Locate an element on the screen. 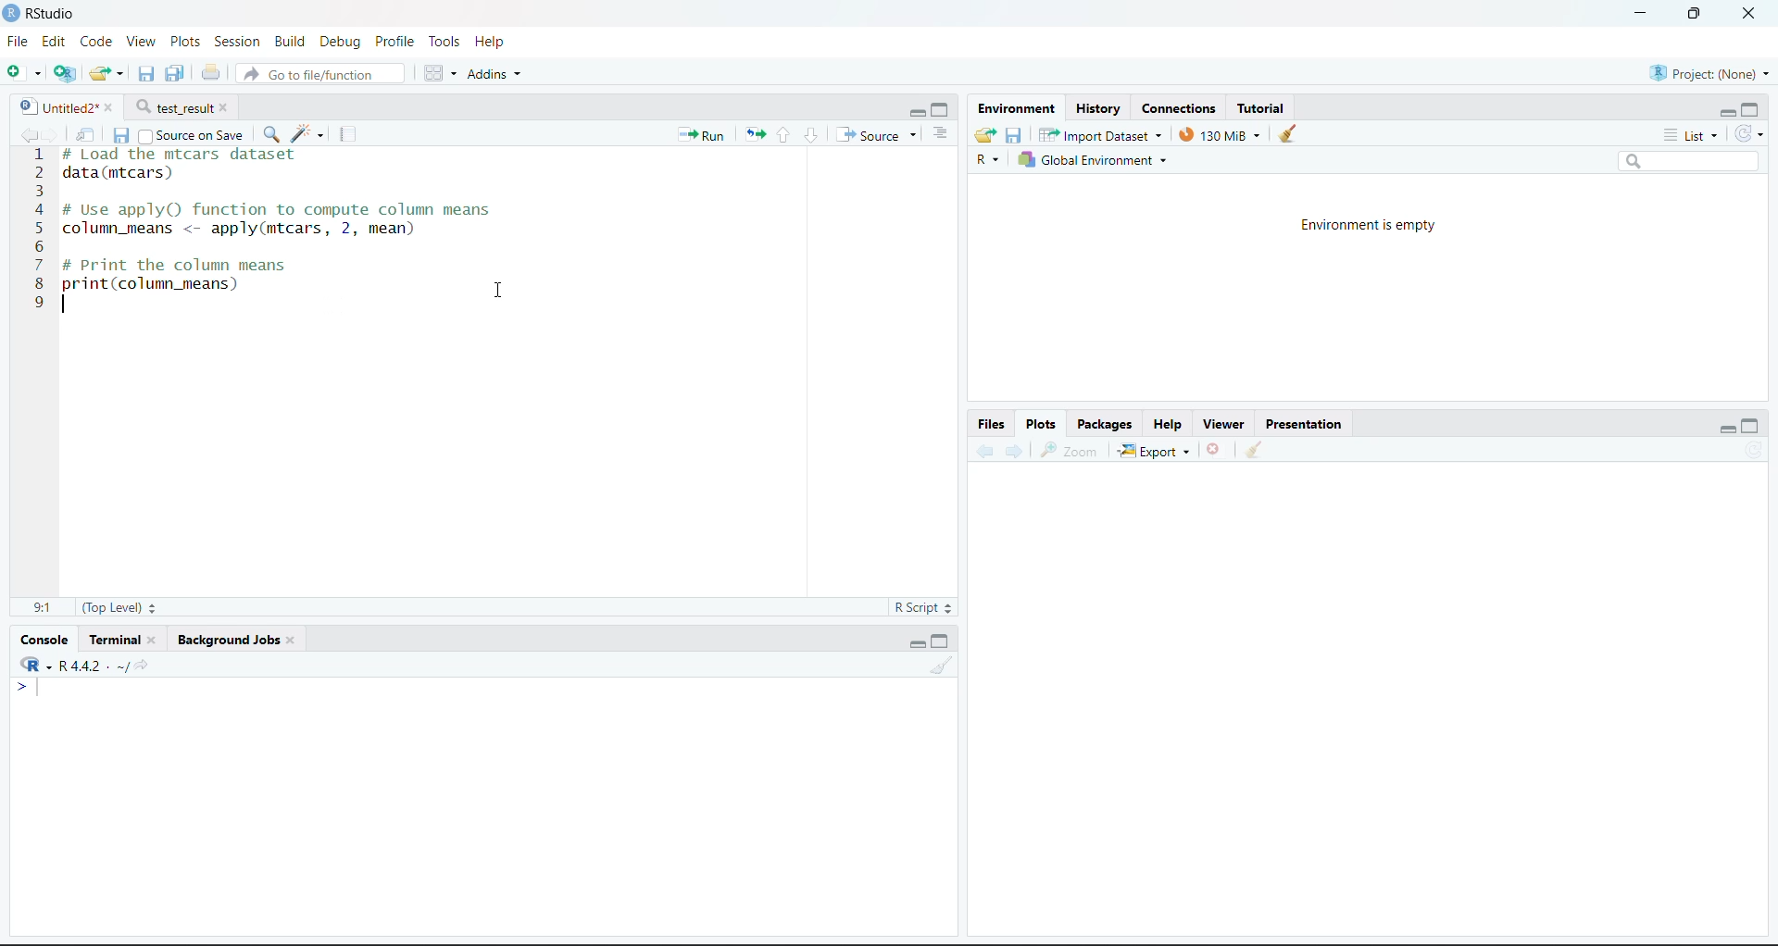  Tutorial is located at coordinates (1267, 106).